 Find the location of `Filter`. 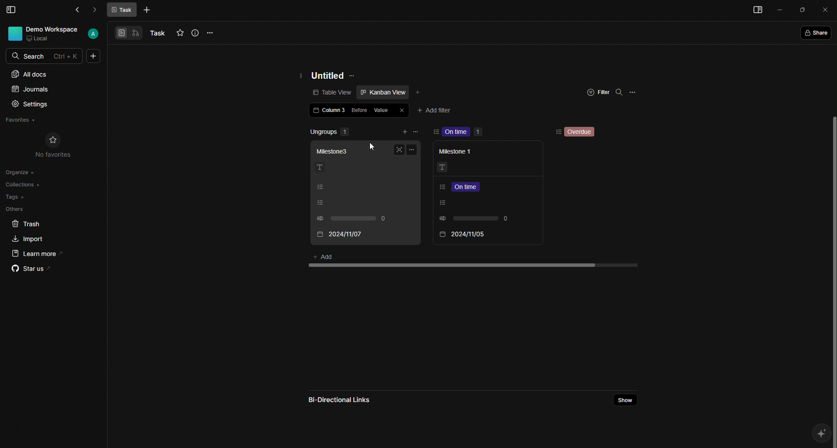

Filter is located at coordinates (597, 91).